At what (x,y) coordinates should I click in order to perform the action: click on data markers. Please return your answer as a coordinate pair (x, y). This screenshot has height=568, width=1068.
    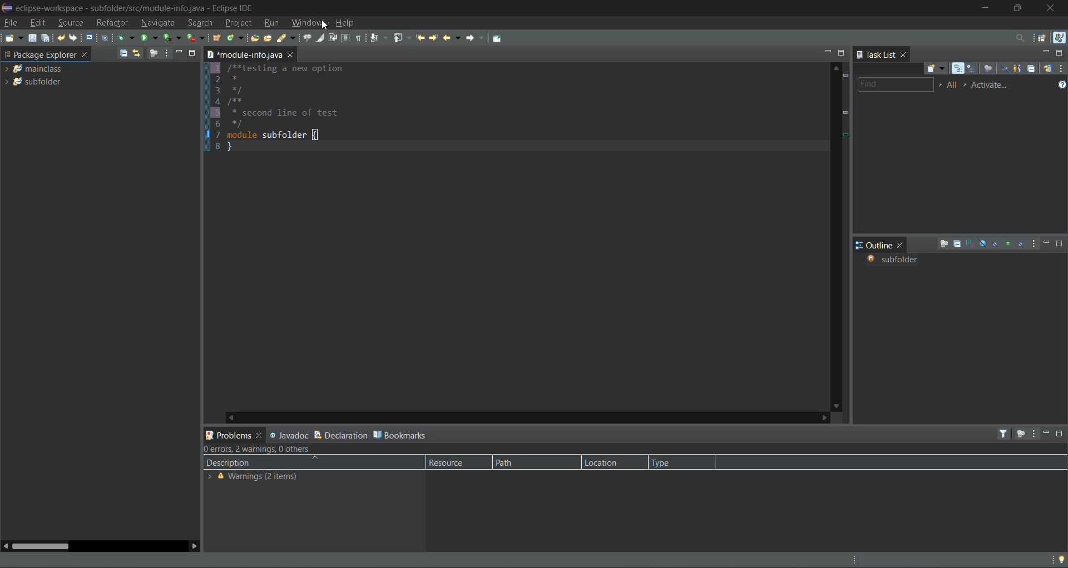
    Looking at the image, I should click on (845, 131).